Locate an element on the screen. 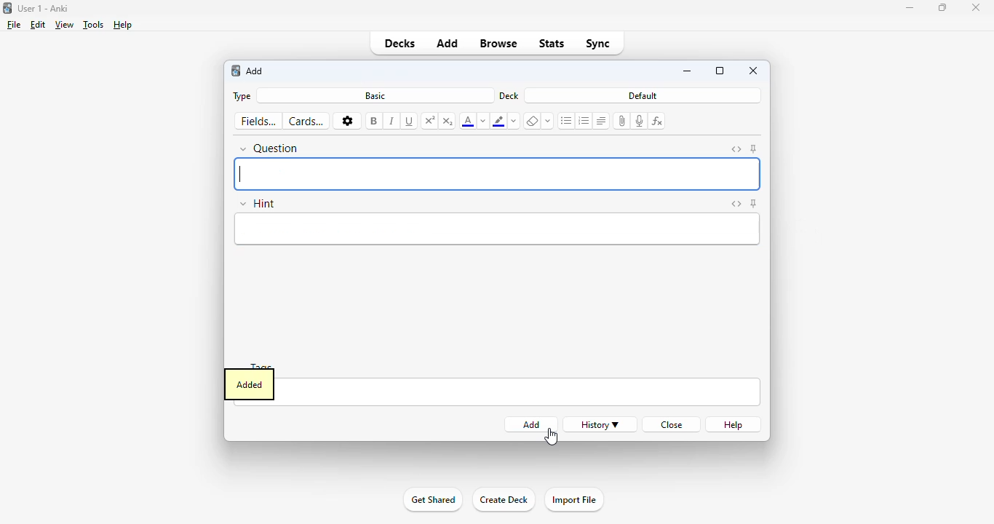  cards is located at coordinates (307, 122).